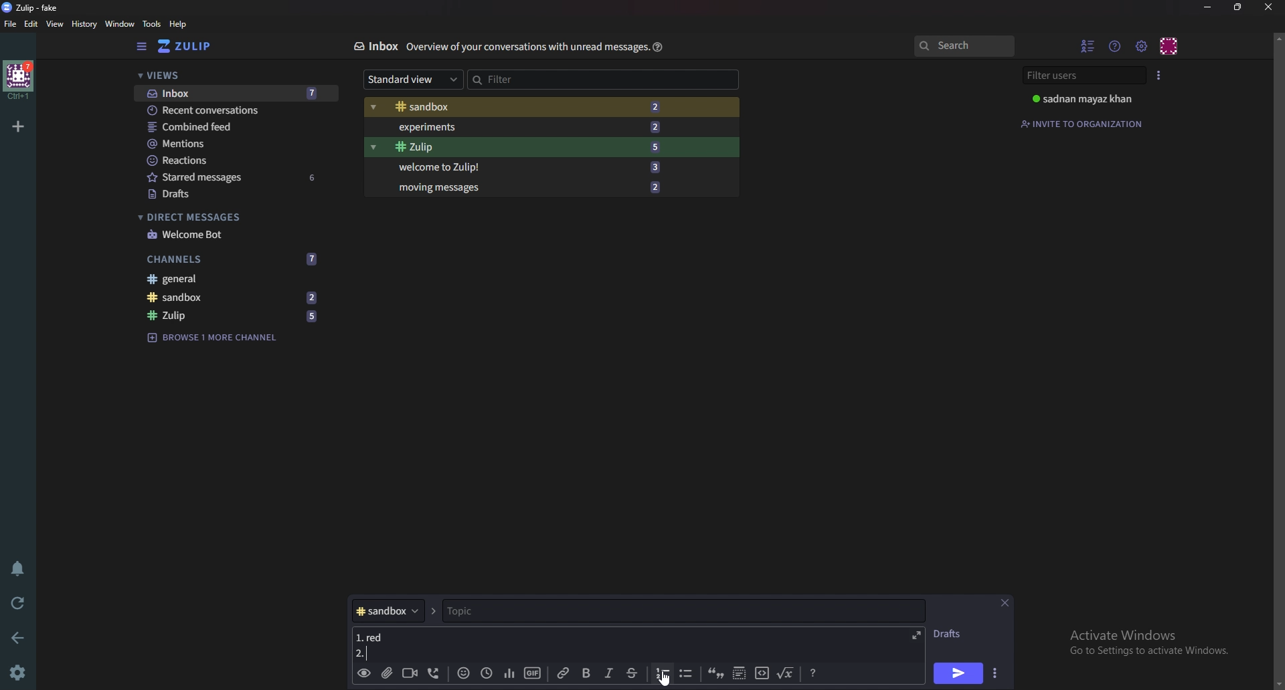  I want to click on Inbox, so click(375, 46).